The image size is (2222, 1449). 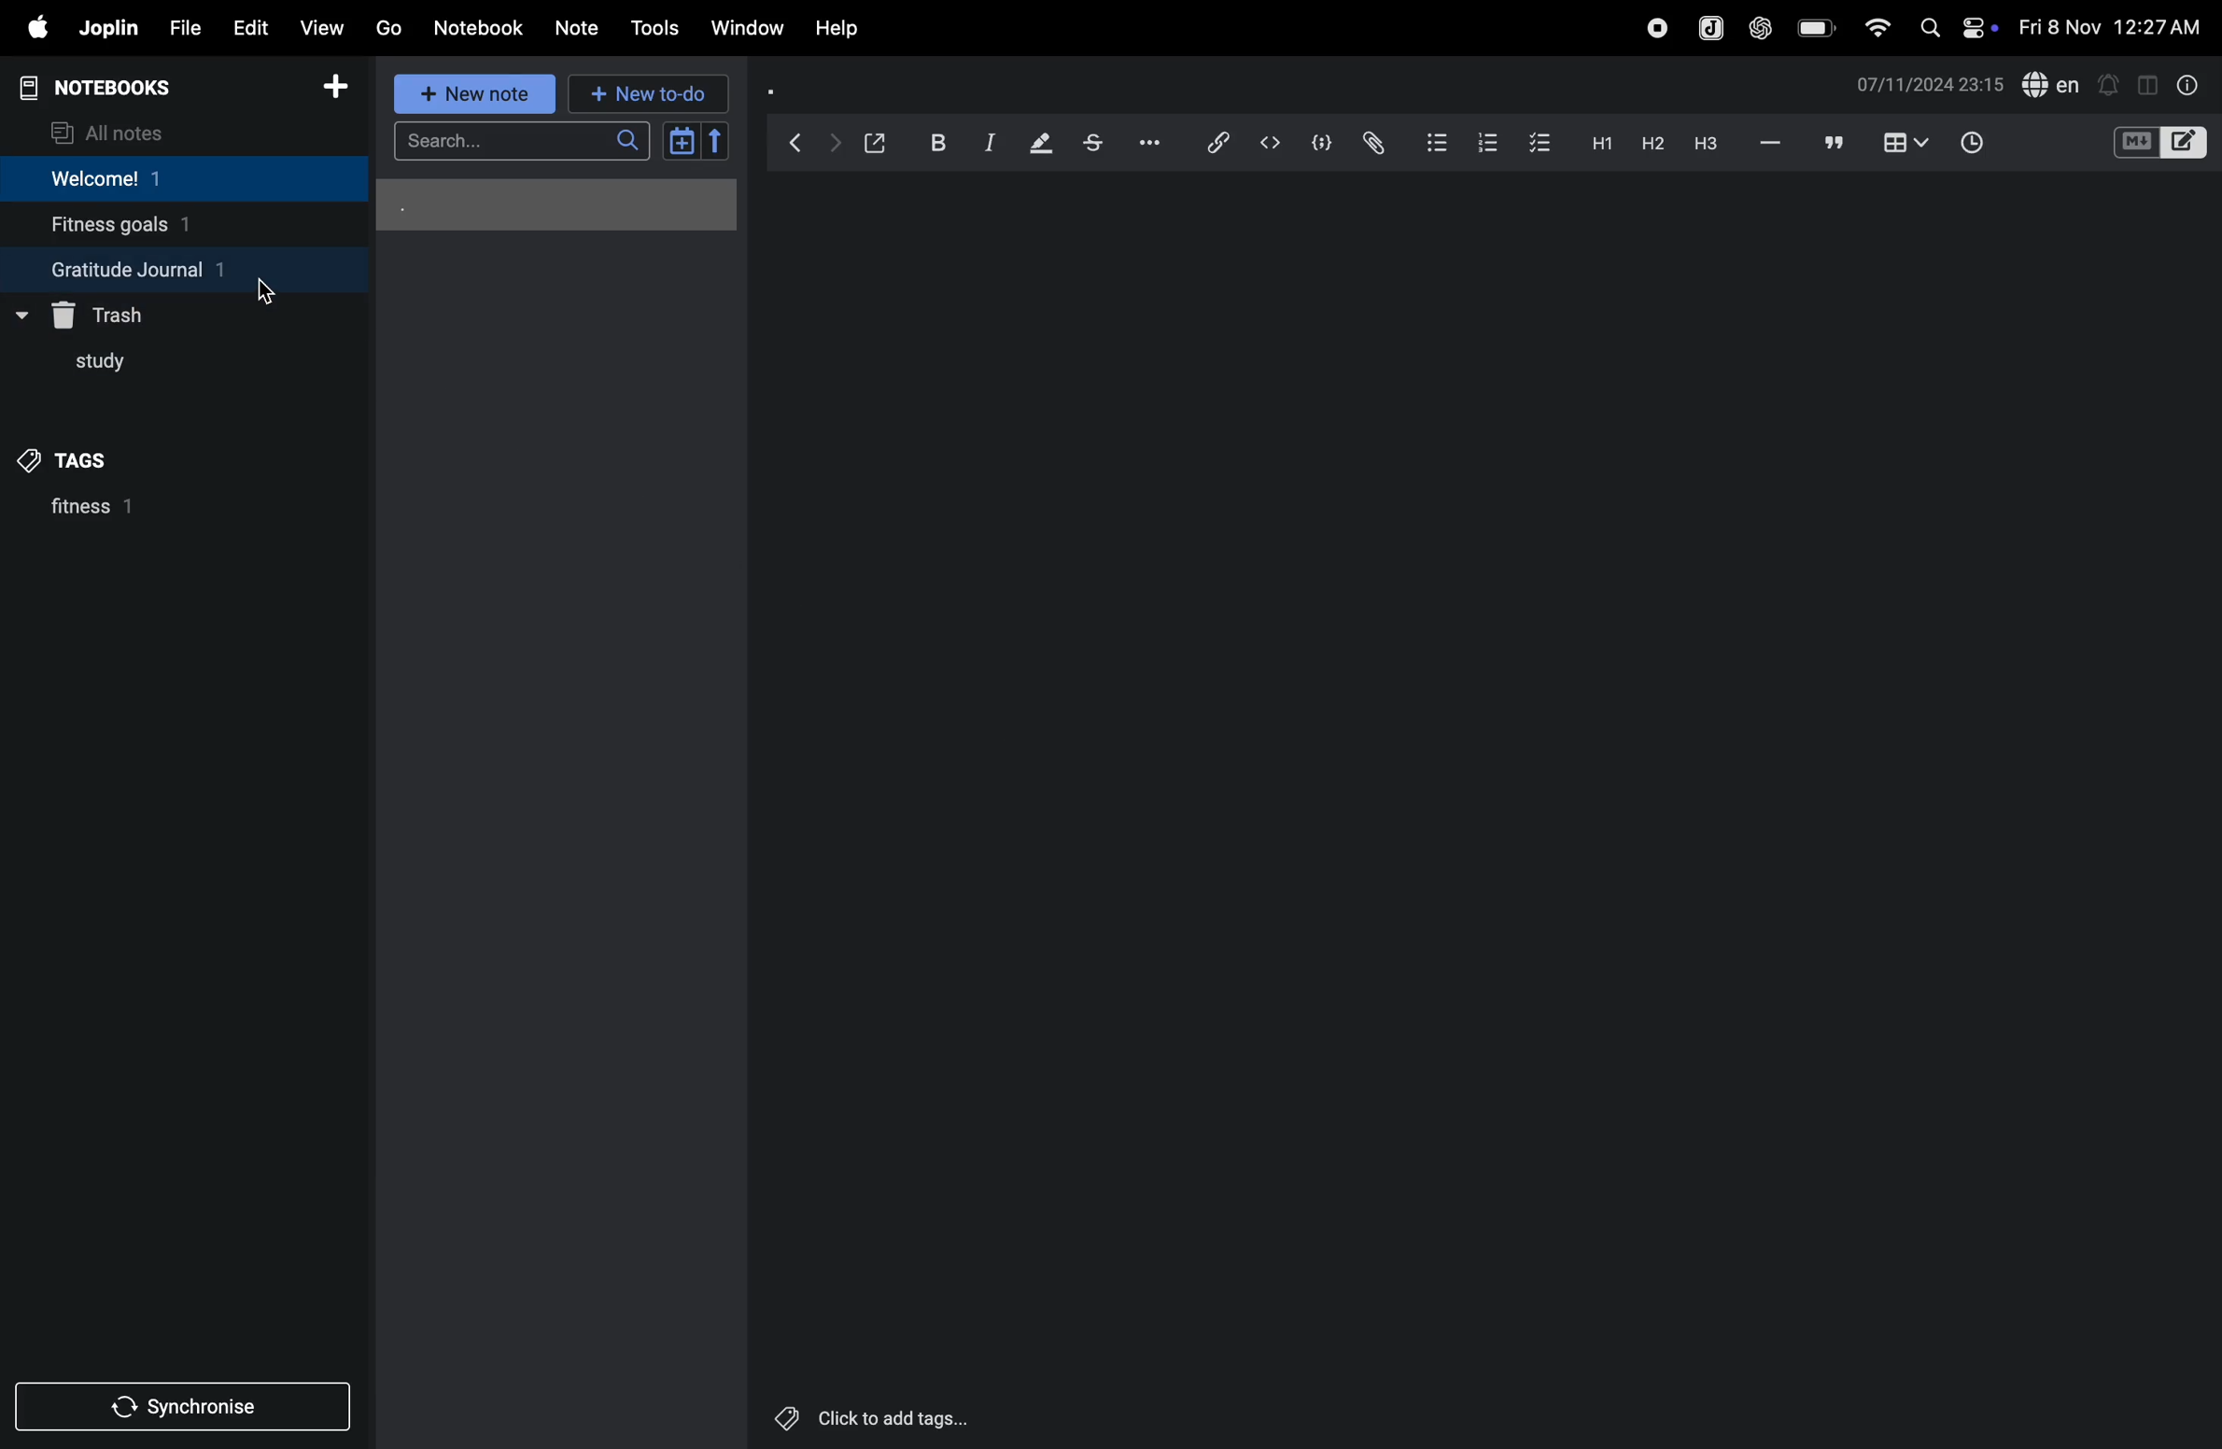 I want to click on add notebook, so click(x=327, y=87).